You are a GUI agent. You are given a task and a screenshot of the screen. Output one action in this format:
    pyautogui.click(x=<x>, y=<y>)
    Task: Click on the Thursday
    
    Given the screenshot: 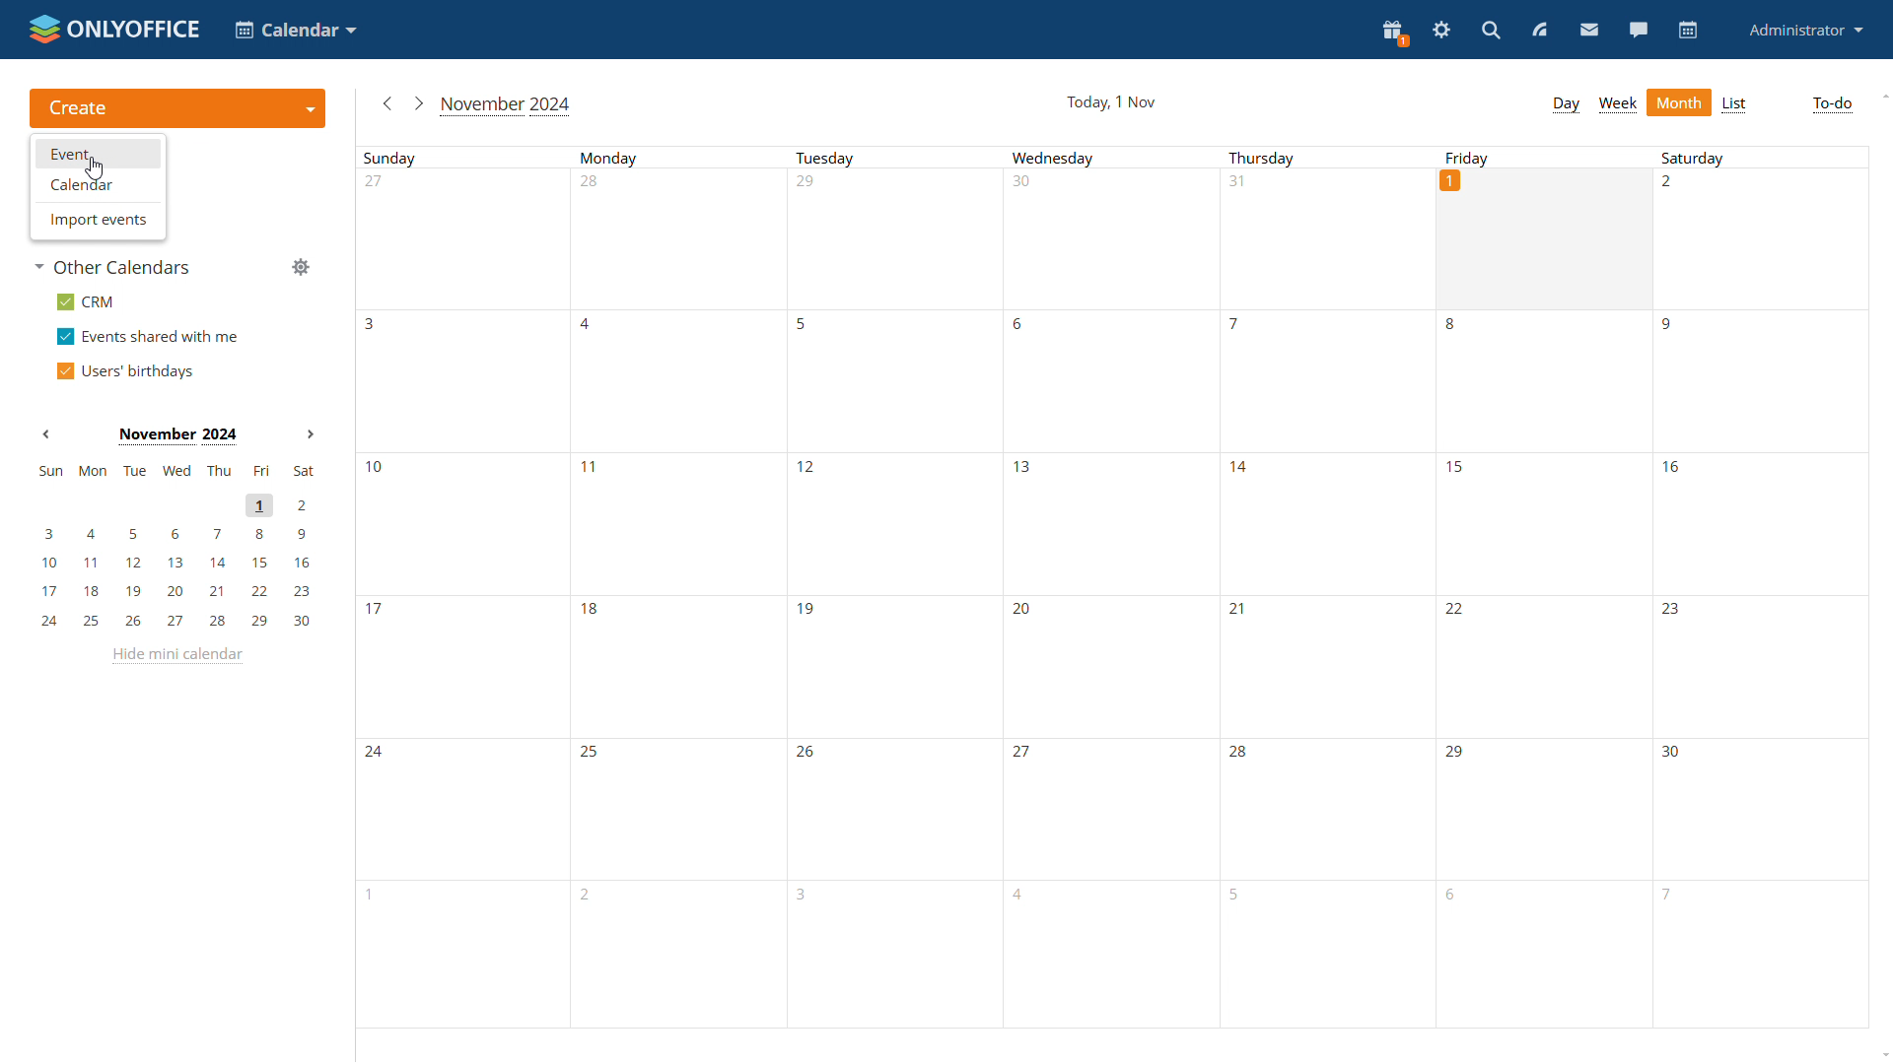 What is the action you would take?
    pyautogui.click(x=1327, y=587)
    